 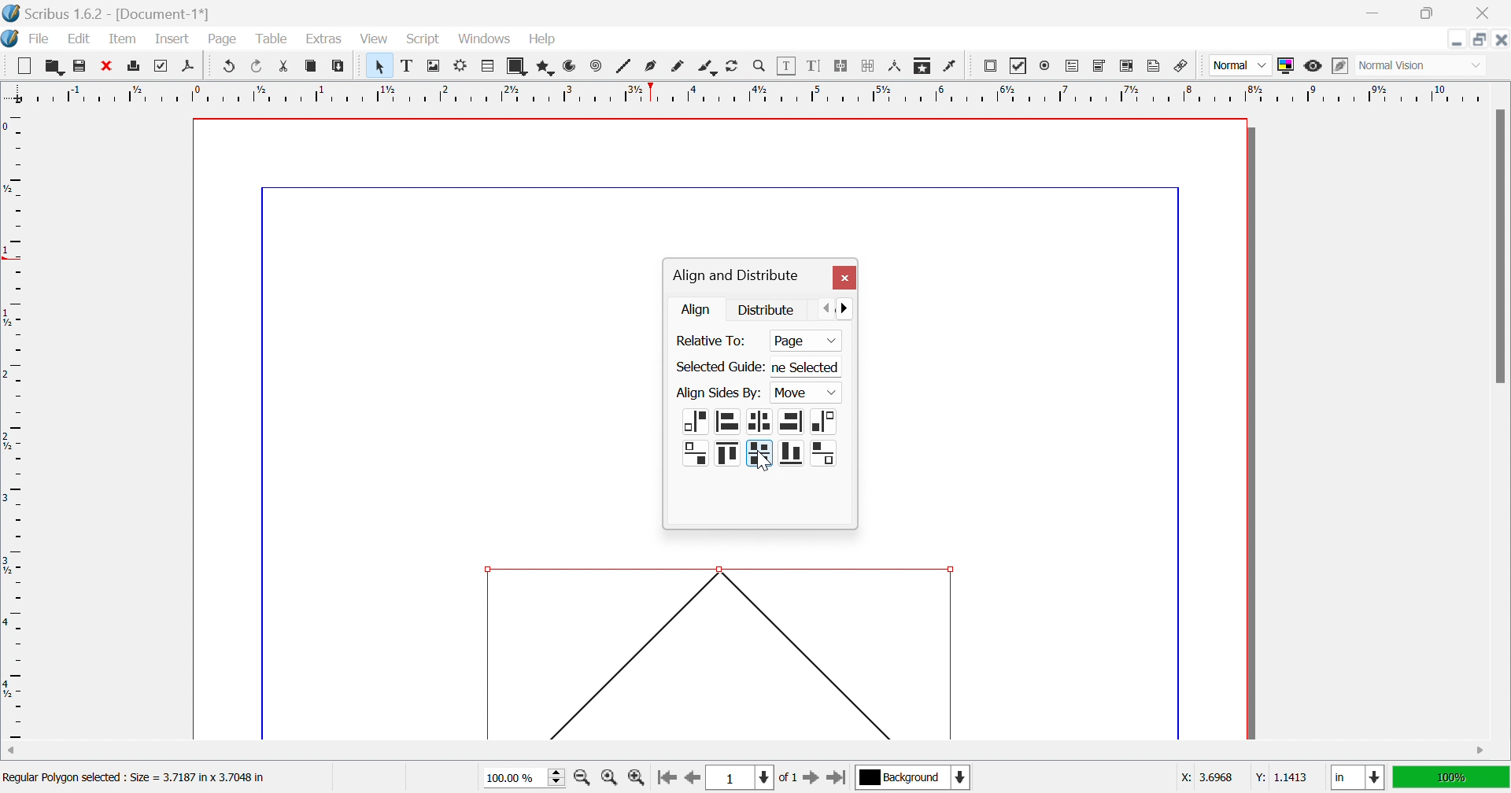 I want to click on Extras, so click(x=324, y=39).